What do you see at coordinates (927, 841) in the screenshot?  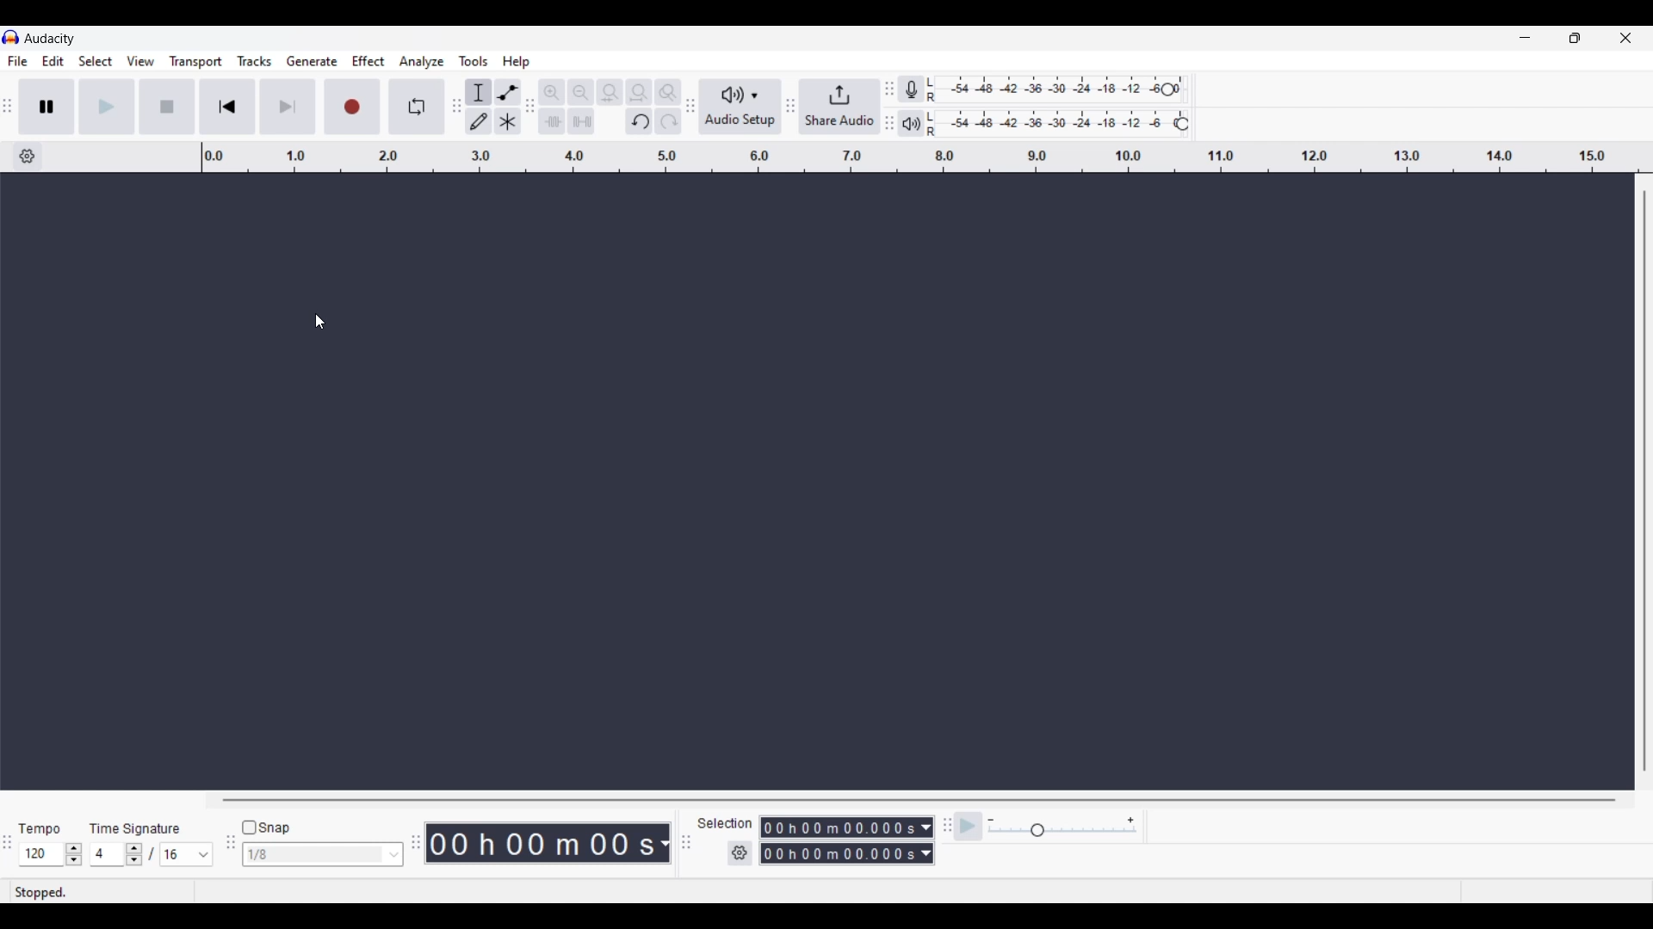 I see `Metric options to record duration` at bounding box center [927, 841].